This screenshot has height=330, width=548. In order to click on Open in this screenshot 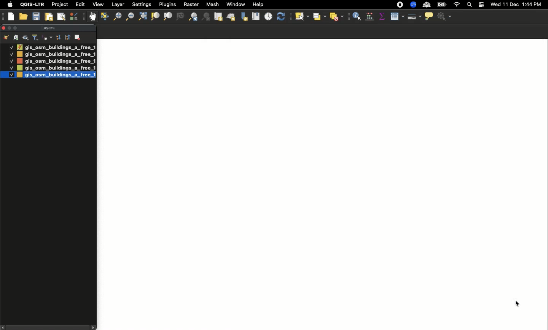, I will do `click(24, 17)`.